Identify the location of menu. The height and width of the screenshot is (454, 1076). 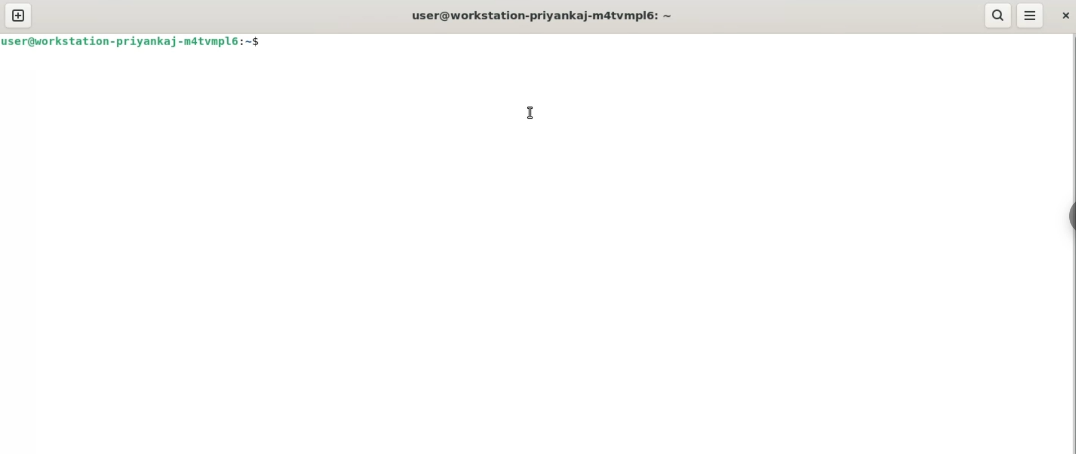
(1031, 15).